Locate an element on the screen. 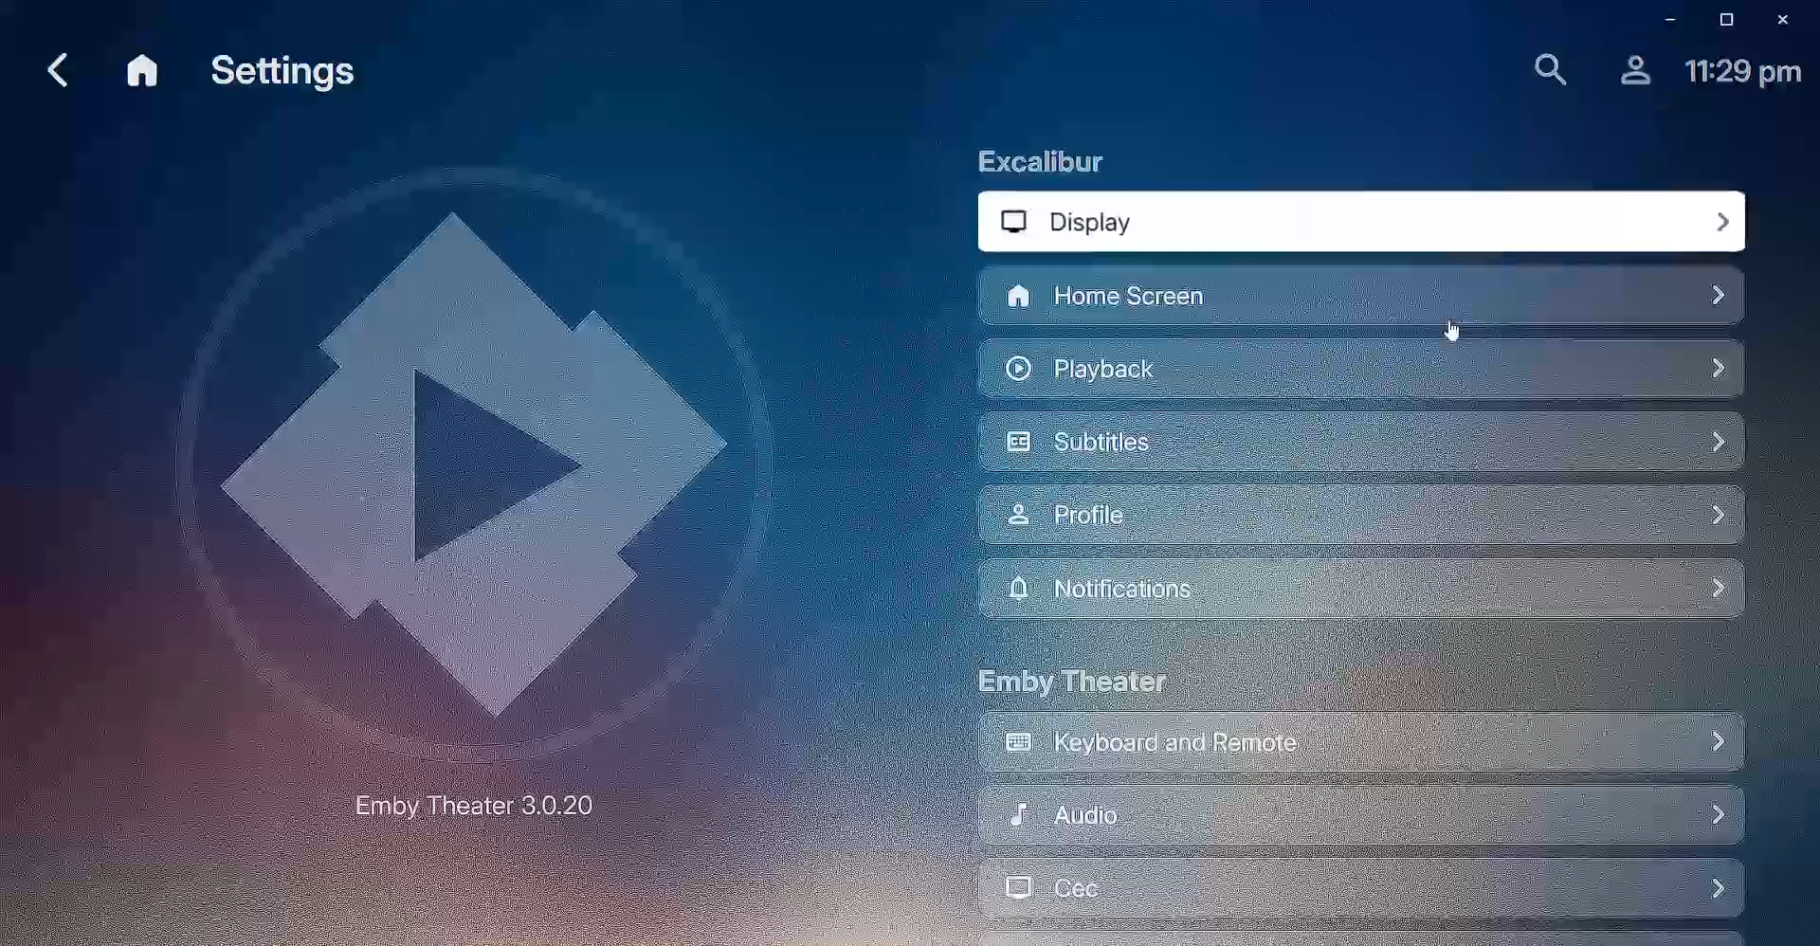 The height and width of the screenshot is (946, 1820). Profile is located at coordinates (1629, 77).